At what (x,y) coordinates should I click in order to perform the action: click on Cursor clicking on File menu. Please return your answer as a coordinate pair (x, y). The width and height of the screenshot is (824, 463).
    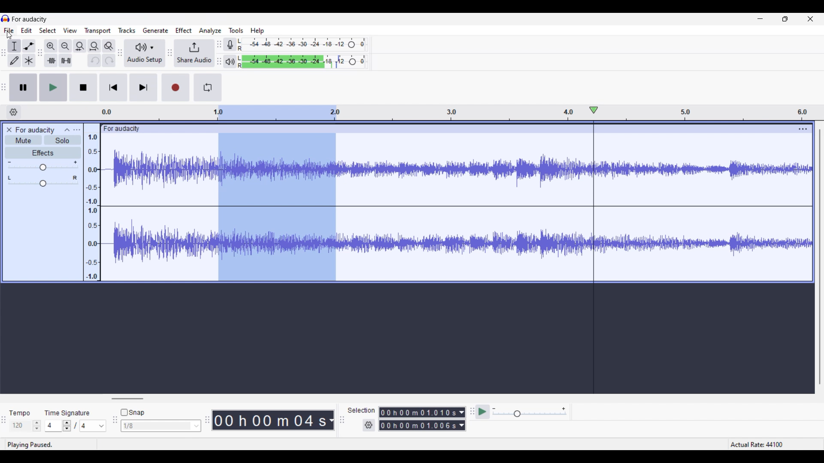
    Looking at the image, I should click on (9, 35).